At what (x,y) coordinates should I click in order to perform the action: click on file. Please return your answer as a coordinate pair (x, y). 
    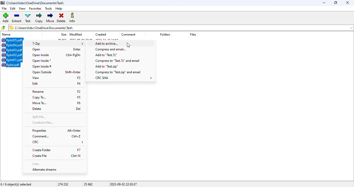
    Looking at the image, I should click on (4, 9).